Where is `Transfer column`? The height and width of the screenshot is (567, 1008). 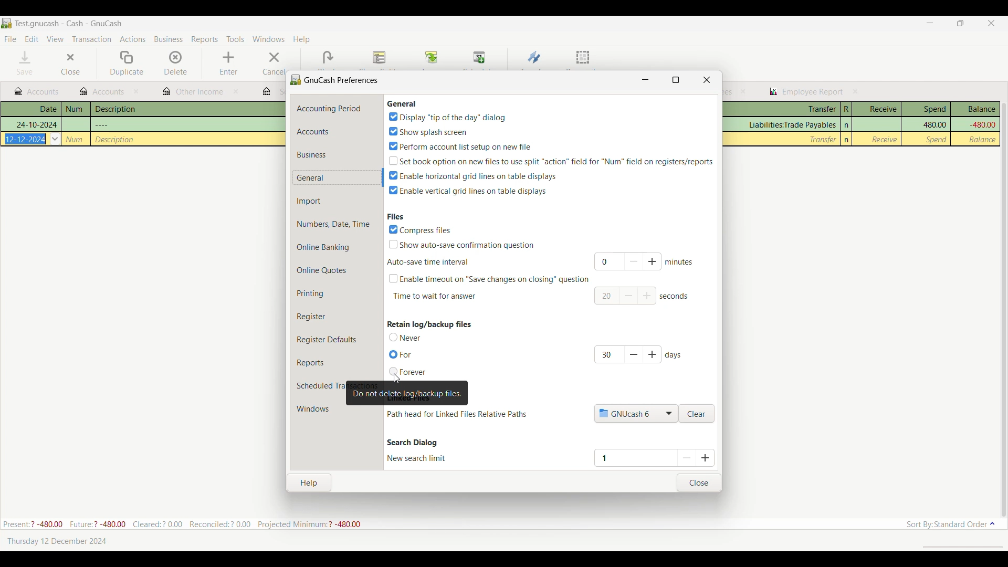
Transfer column is located at coordinates (823, 139).